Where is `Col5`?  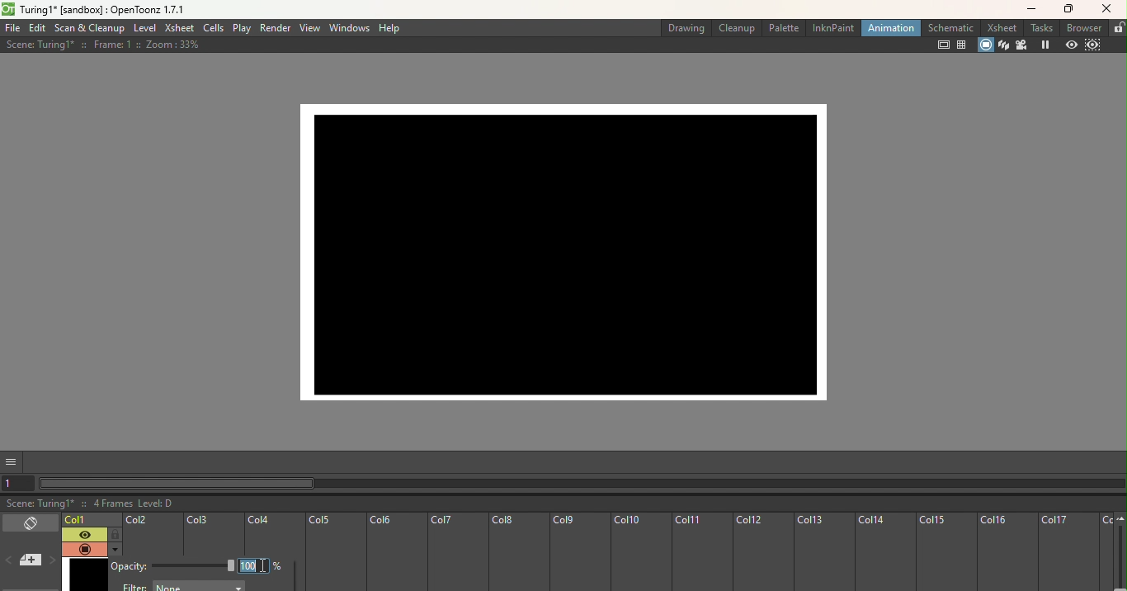
Col5 is located at coordinates (334, 553).